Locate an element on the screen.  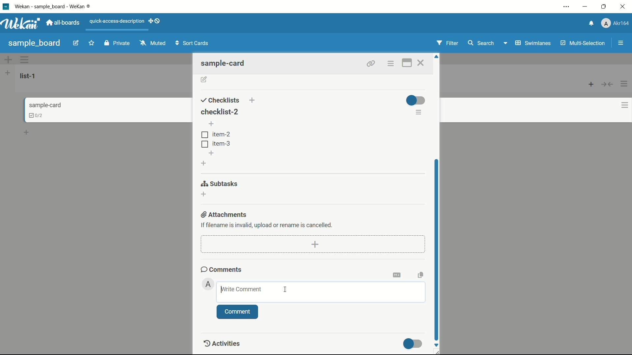
attachments is located at coordinates (225, 214).